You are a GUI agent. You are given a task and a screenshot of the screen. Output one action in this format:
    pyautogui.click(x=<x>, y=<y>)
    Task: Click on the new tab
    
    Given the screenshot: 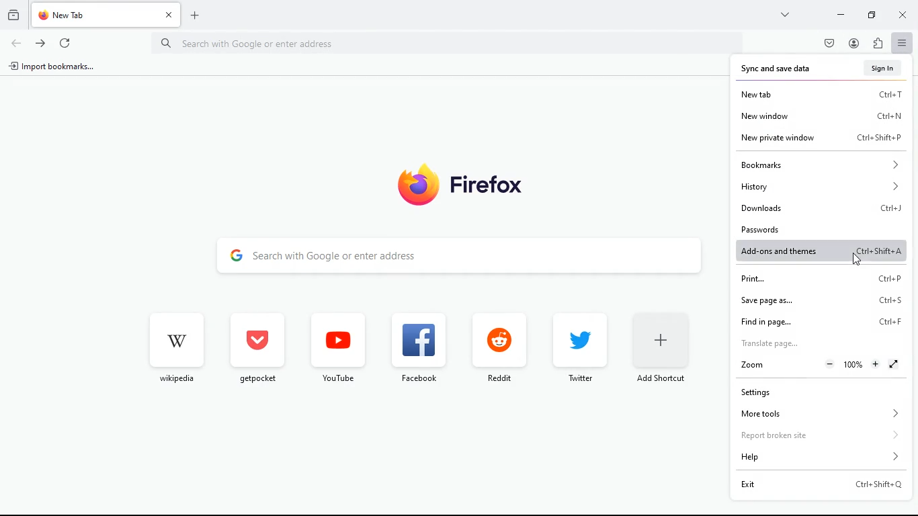 What is the action you would take?
    pyautogui.click(x=825, y=95)
    